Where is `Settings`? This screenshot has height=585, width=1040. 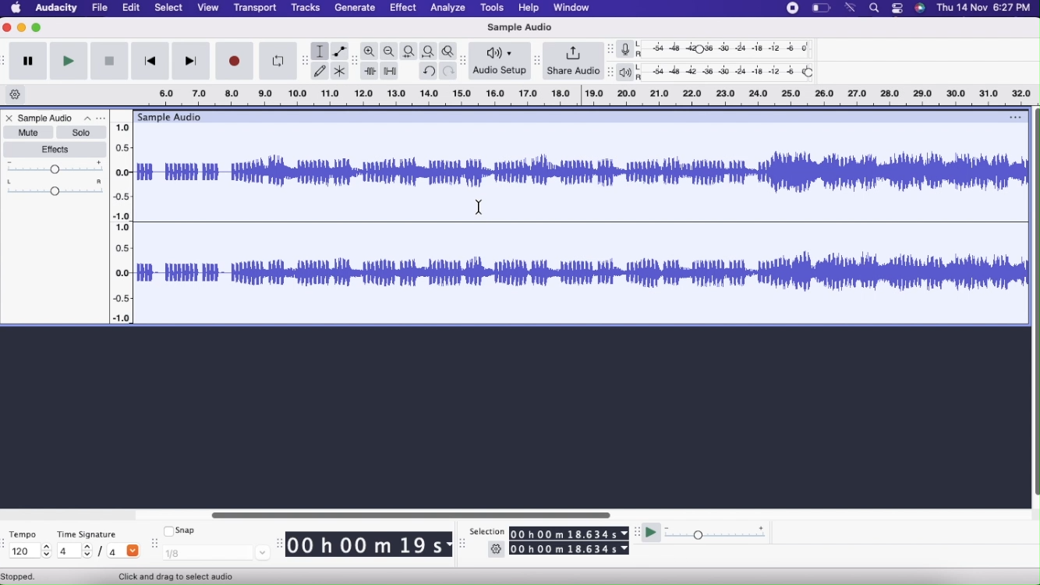 Settings is located at coordinates (496, 548).